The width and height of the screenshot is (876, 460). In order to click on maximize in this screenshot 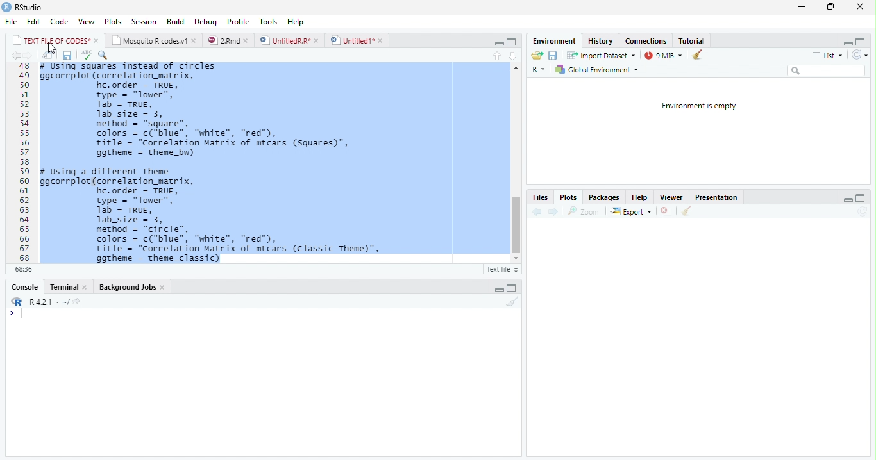, I will do `click(830, 8)`.